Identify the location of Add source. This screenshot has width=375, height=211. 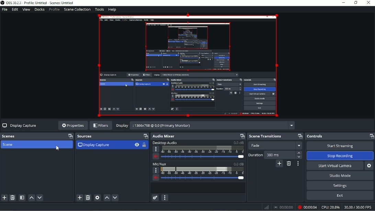
(80, 198).